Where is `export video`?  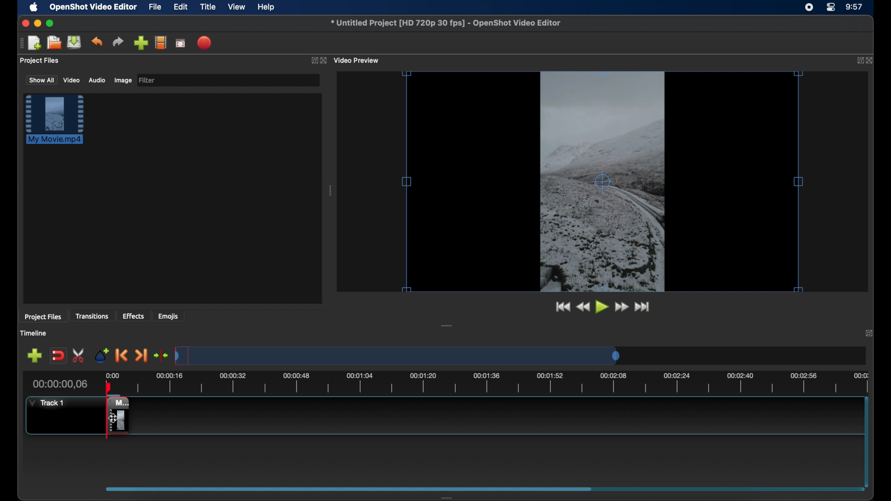
export video is located at coordinates (205, 43).